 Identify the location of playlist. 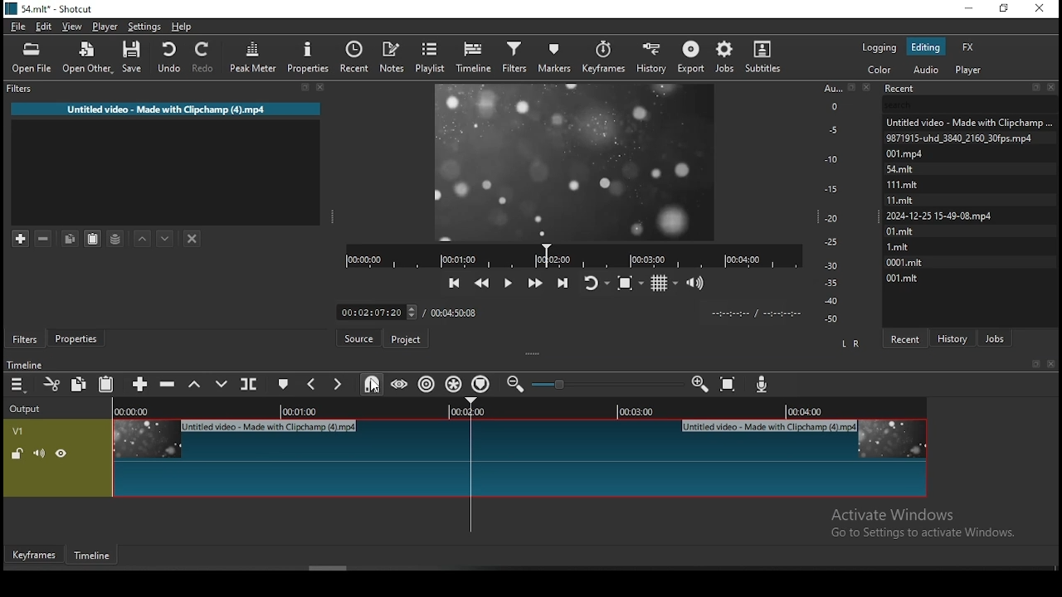
(429, 57).